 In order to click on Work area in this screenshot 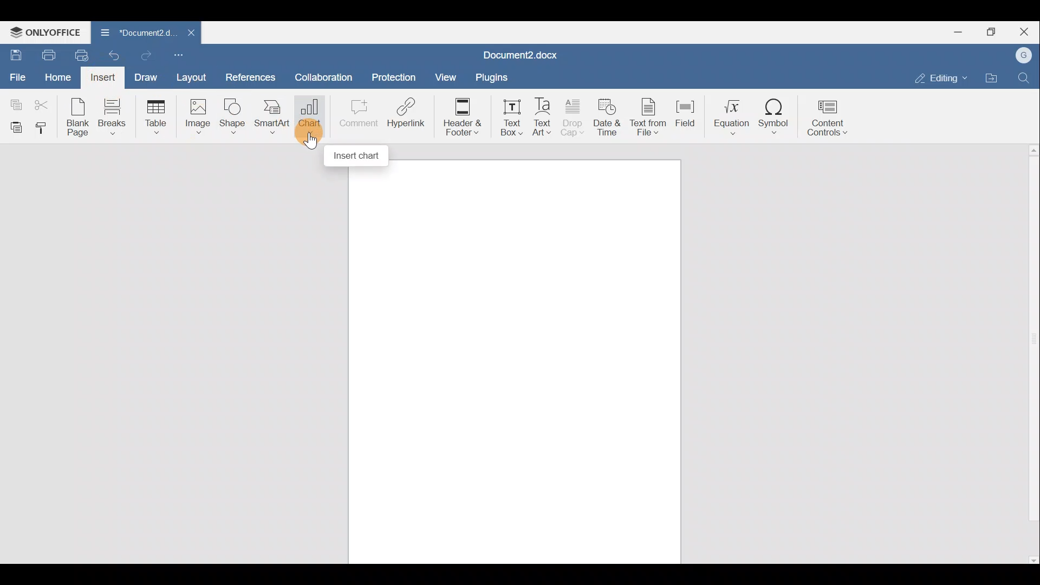, I will do `click(515, 362)`.